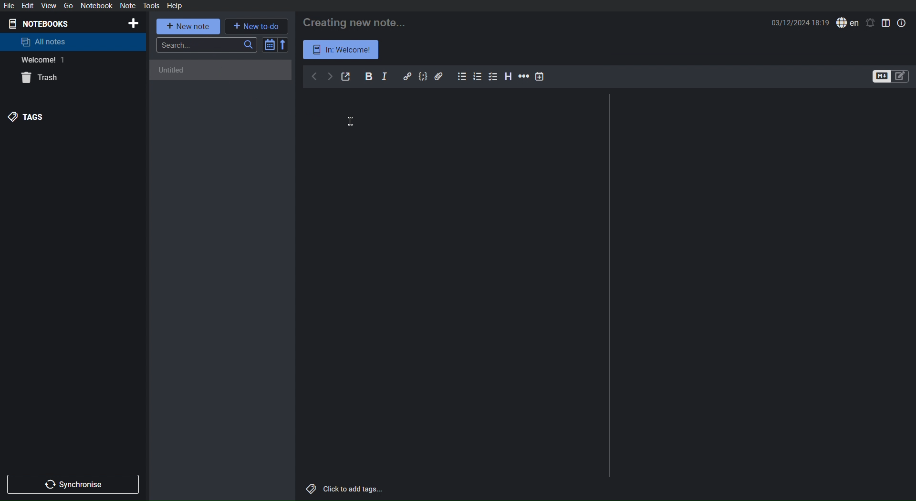 The height and width of the screenshot is (501, 916). What do you see at coordinates (330, 77) in the screenshot?
I see `Redo` at bounding box center [330, 77].